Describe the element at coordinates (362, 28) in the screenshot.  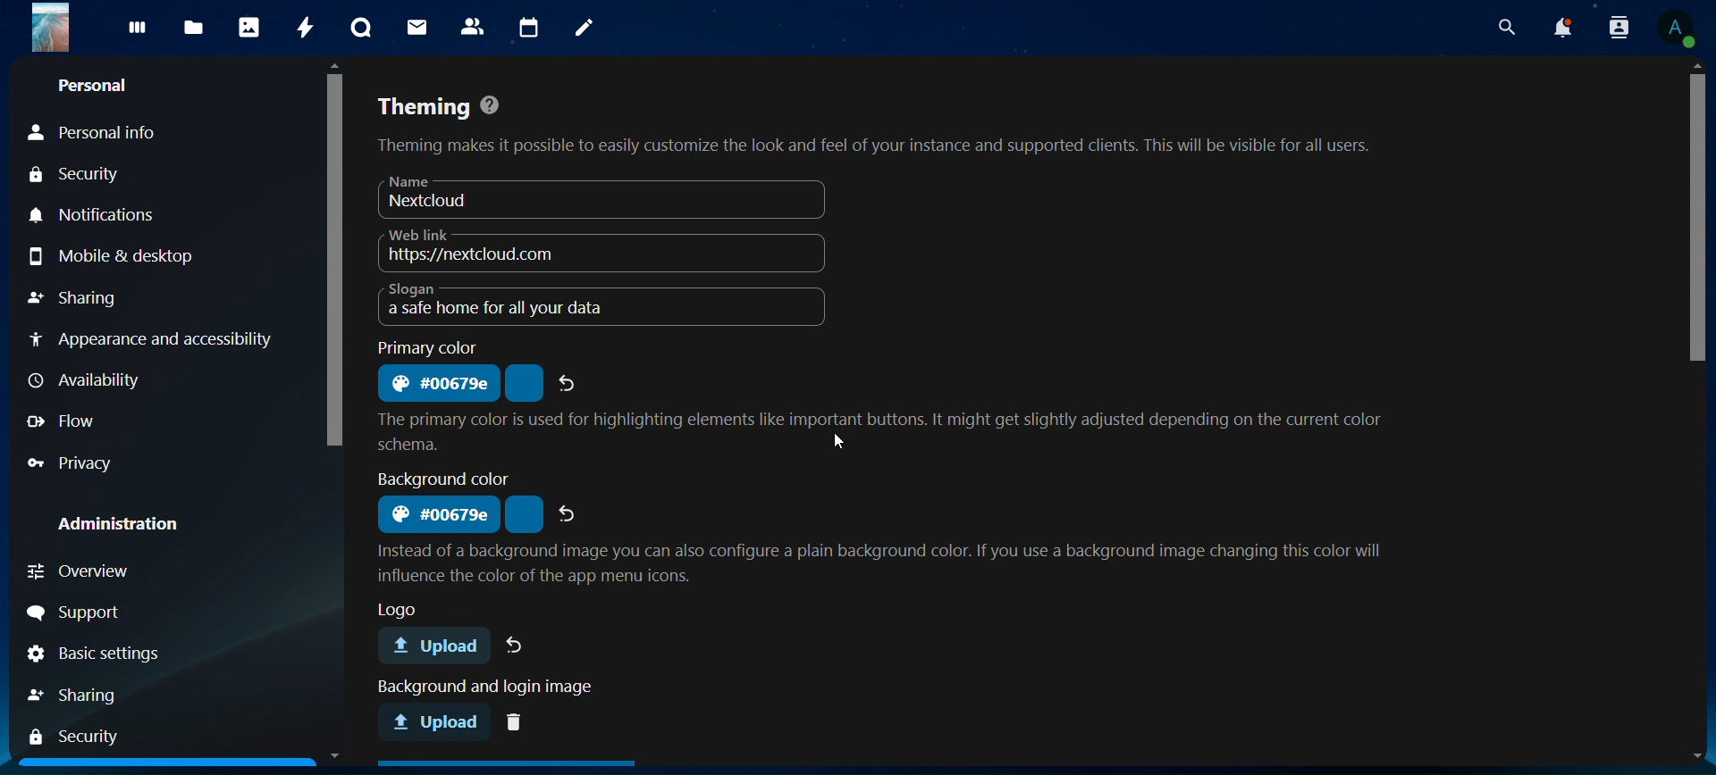
I see `talk` at that location.